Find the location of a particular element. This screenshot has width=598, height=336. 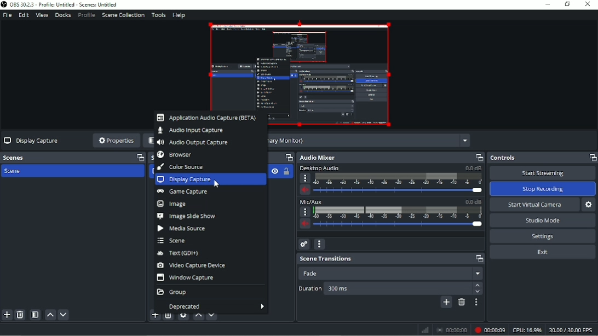

Duration 300 ms. is located at coordinates (399, 289).